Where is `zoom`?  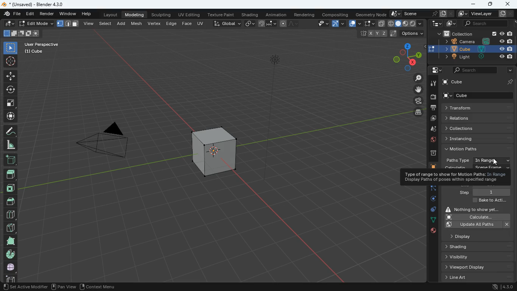
zoom is located at coordinates (415, 78).